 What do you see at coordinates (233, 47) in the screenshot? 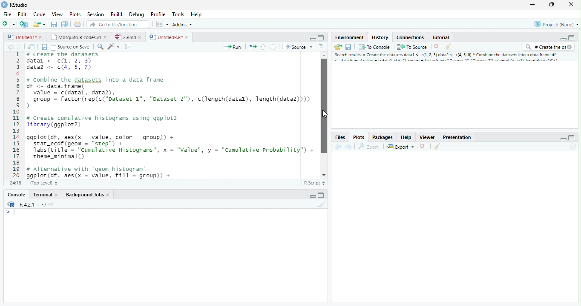
I see `Run` at bounding box center [233, 47].